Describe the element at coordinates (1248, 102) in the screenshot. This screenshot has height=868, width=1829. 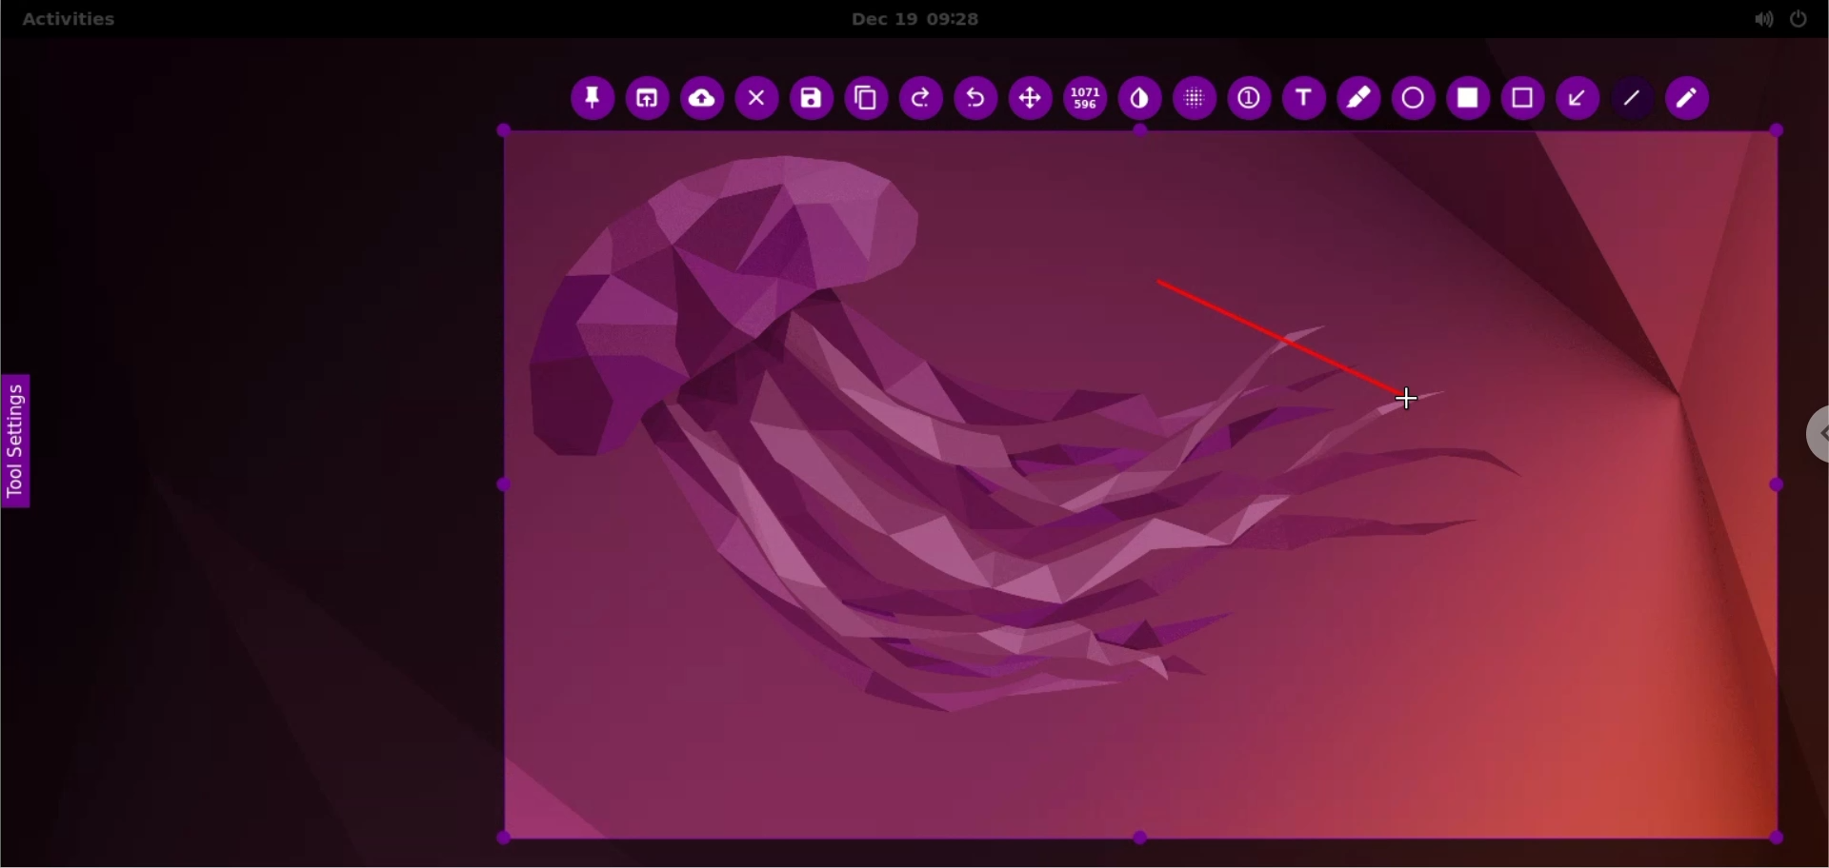
I see `auto increment` at that location.